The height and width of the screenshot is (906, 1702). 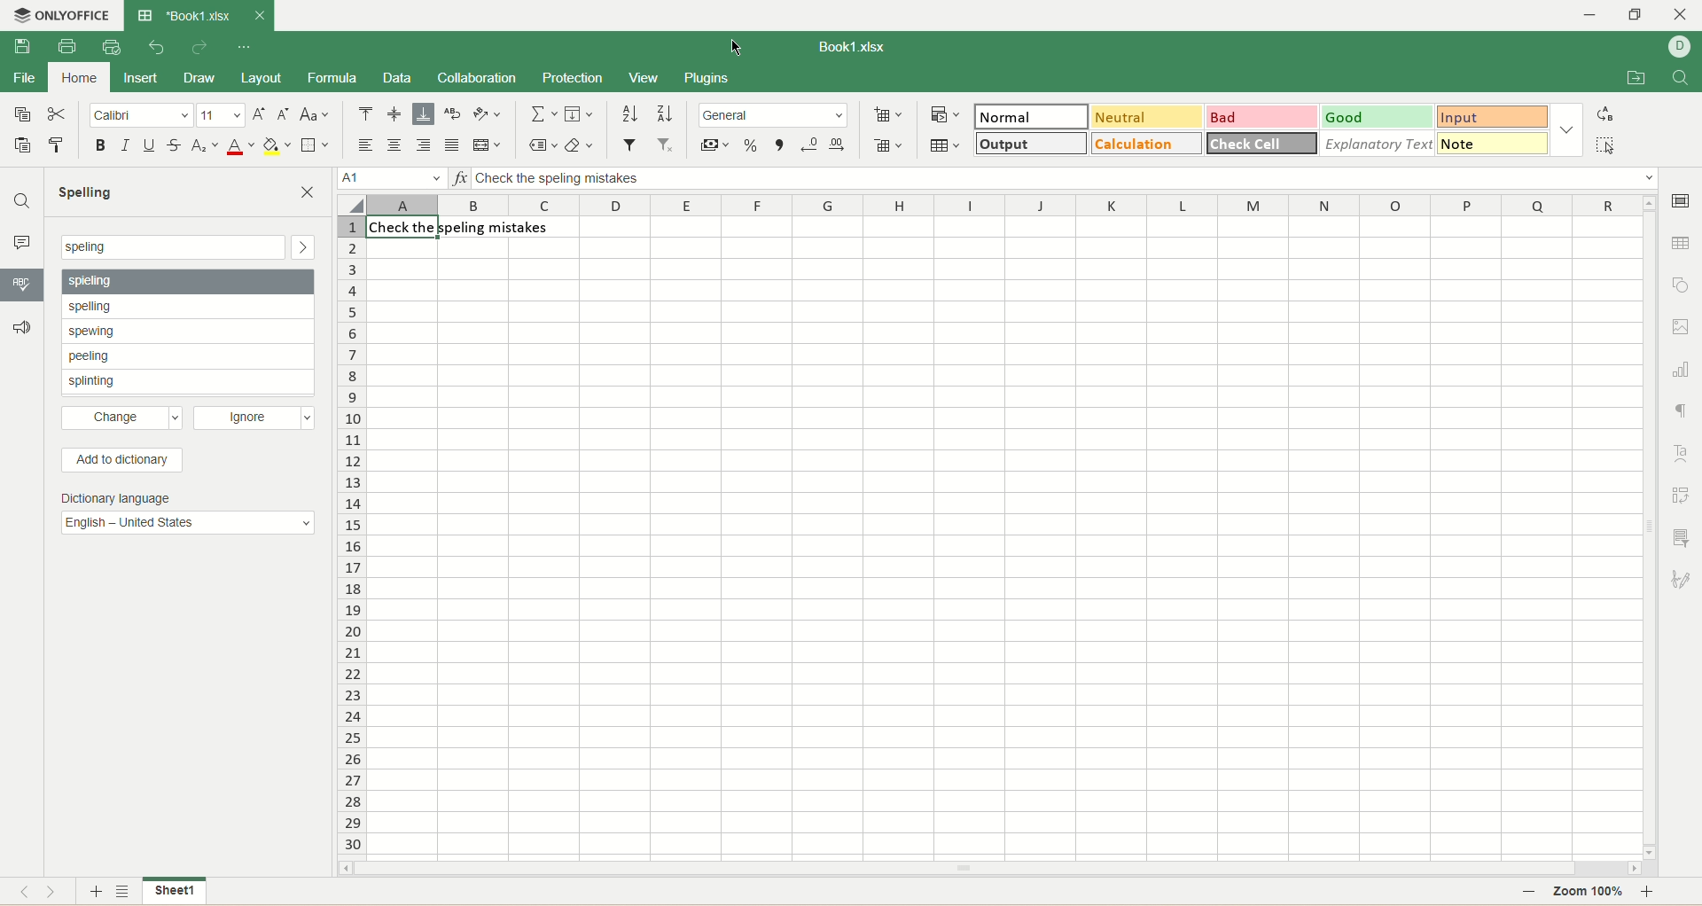 I want to click on new sheet, so click(x=98, y=893).